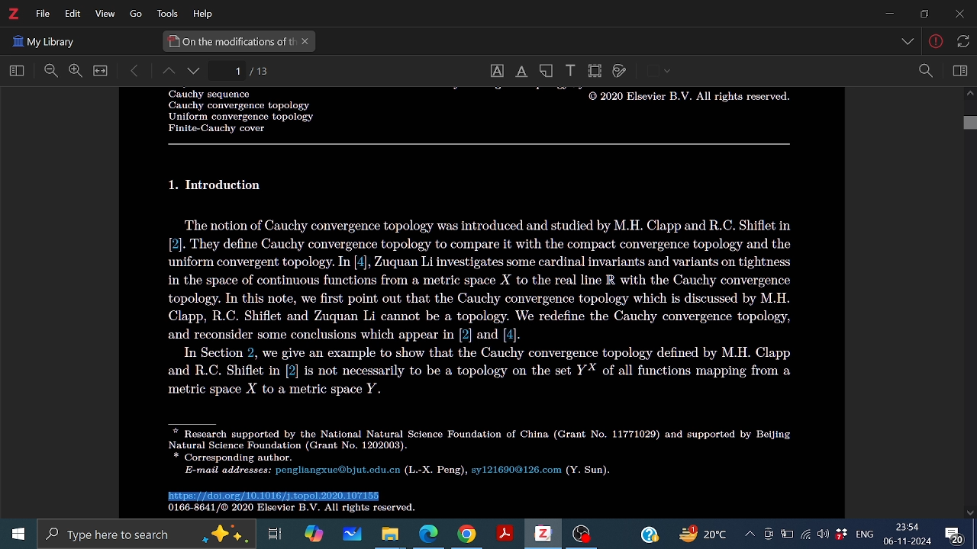  Describe the element at coordinates (937, 43) in the screenshot. I see `` at that location.